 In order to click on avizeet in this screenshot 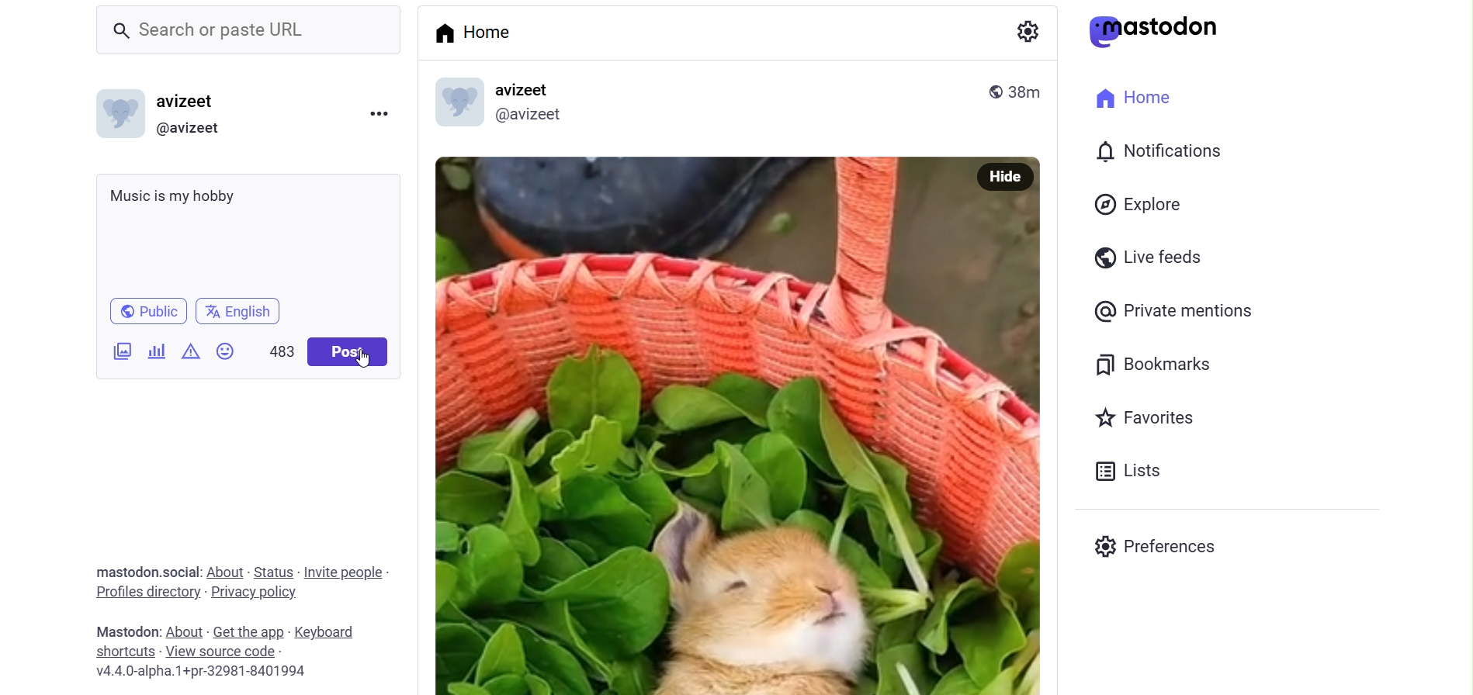, I will do `click(189, 102)`.